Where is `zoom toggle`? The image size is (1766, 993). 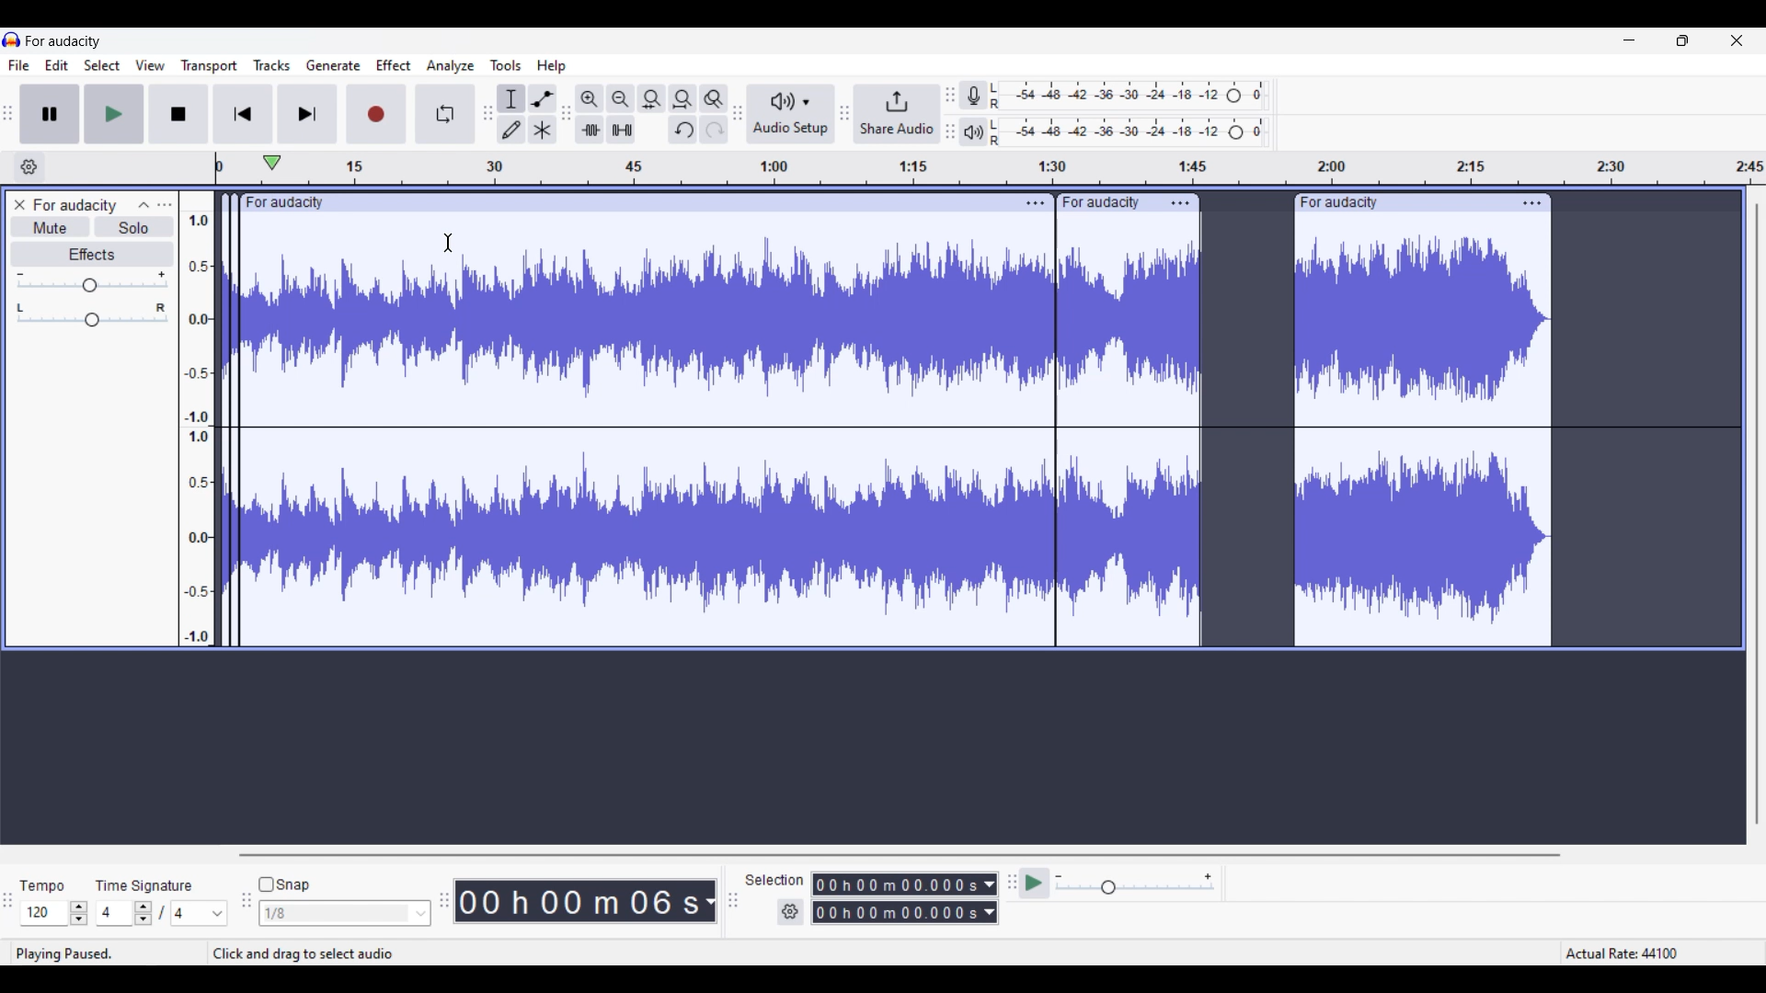
zoom toggle is located at coordinates (714, 99).